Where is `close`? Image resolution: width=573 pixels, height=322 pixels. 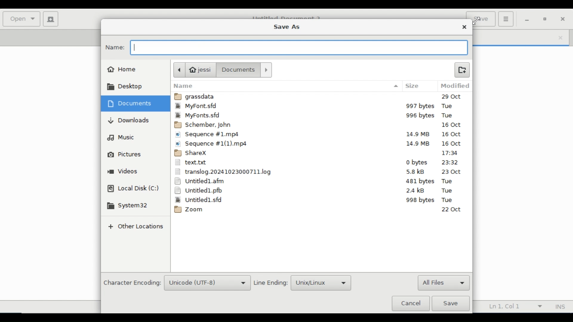 close is located at coordinates (560, 39).